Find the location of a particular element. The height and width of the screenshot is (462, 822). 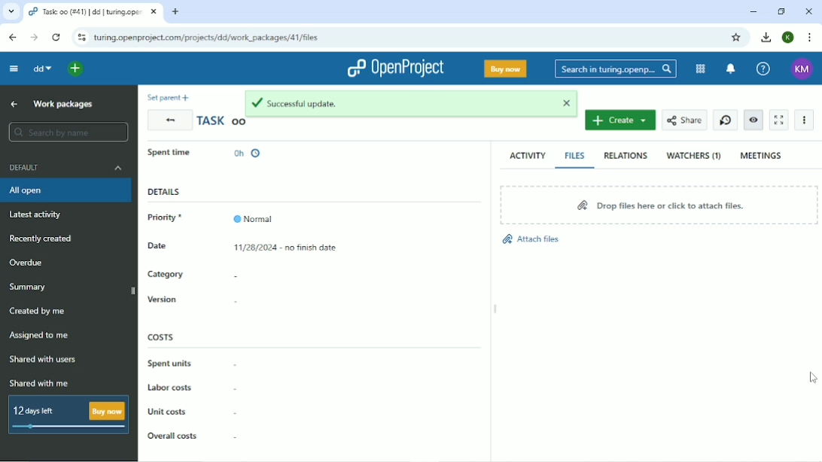

Drop files here or click to attach files. is located at coordinates (659, 204).